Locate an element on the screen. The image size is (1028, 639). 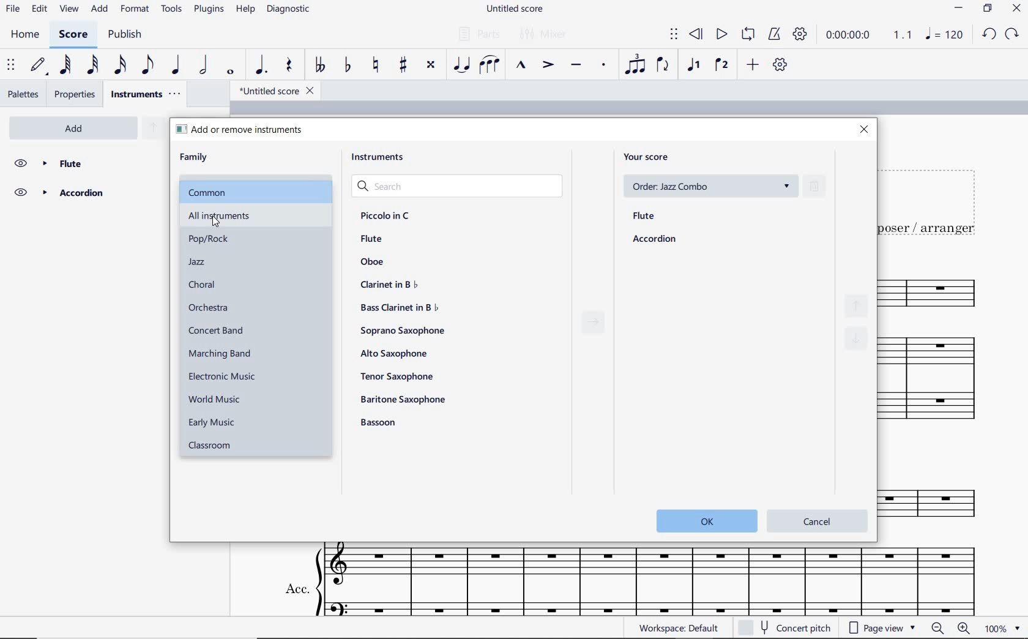
your score is located at coordinates (649, 157).